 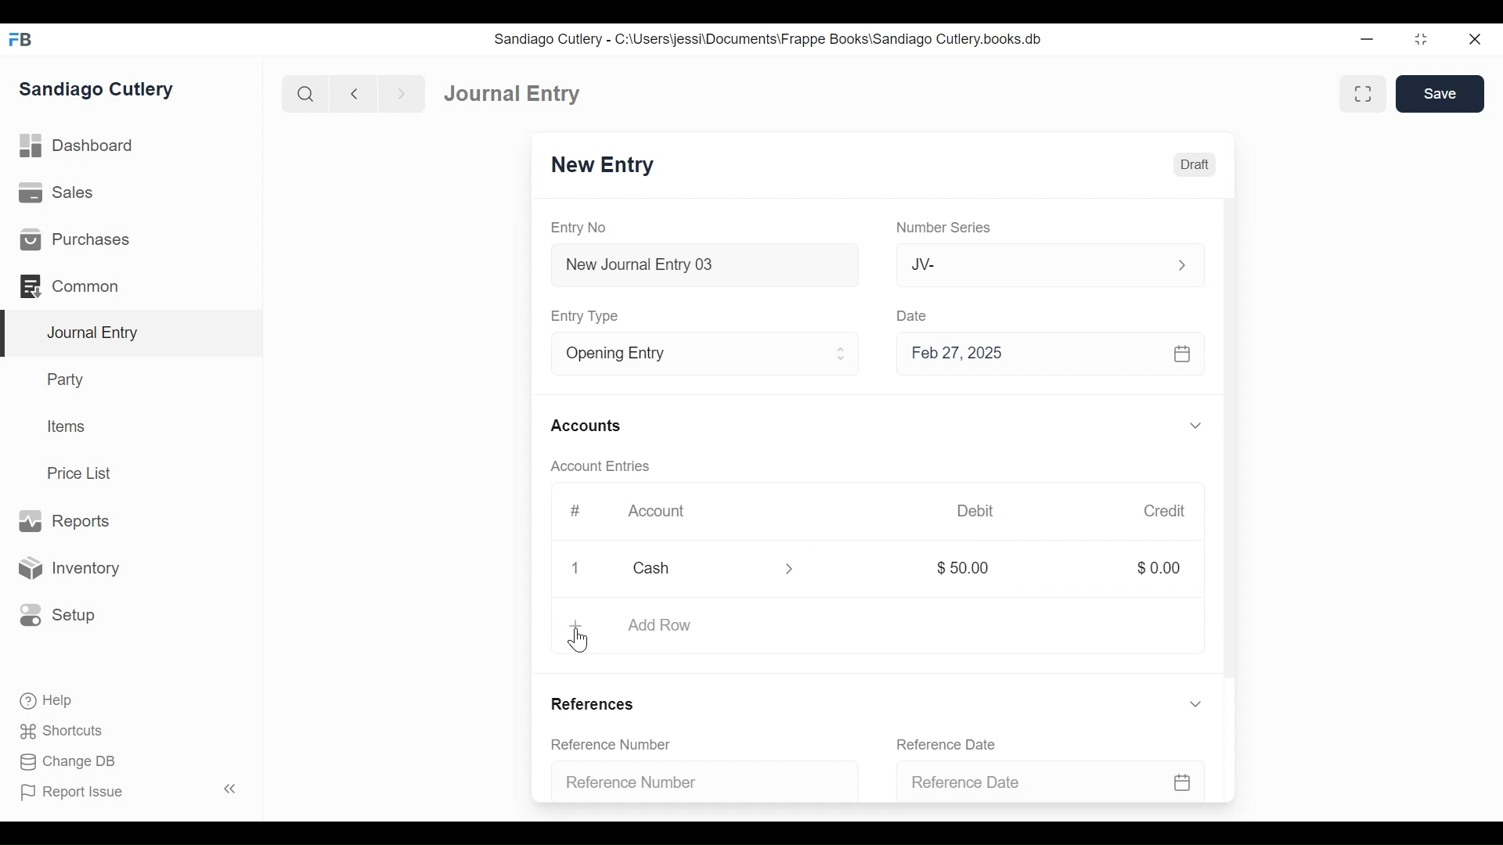 I want to click on $0.00, so click(x=1158, y=567).